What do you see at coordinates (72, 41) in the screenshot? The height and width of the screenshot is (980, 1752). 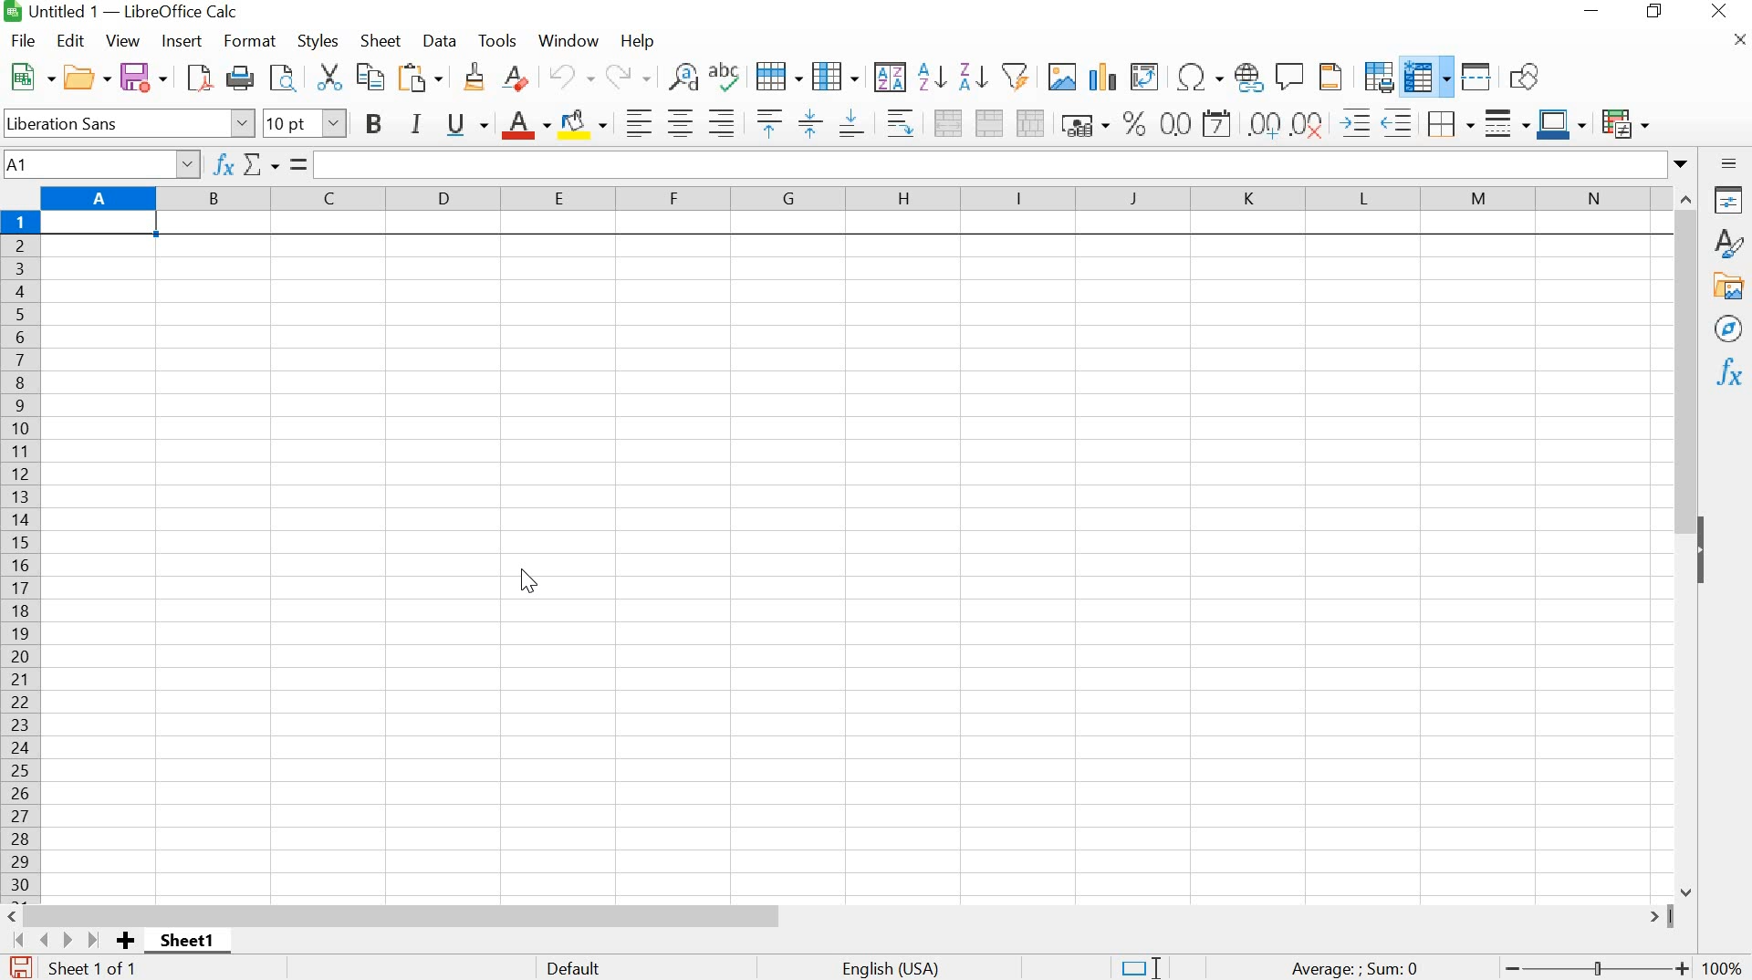 I see `EDIT` at bounding box center [72, 41].